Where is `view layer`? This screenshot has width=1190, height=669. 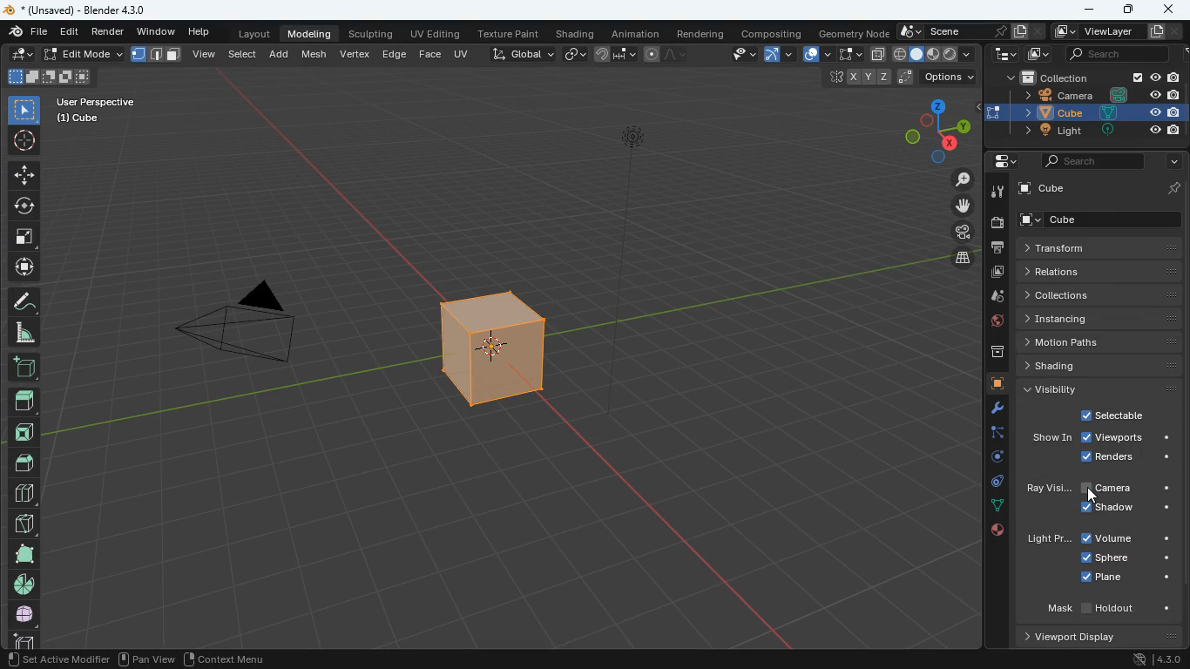 view layer is located at coordinates (1109, 30).